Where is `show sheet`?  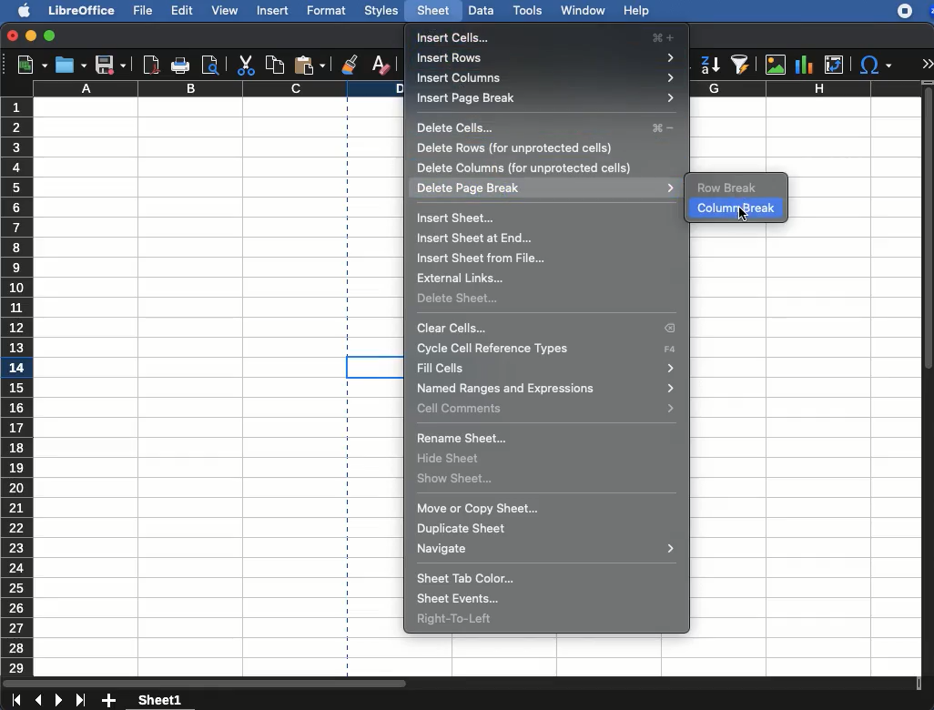
show sheet is located at coordinates (456, 479).